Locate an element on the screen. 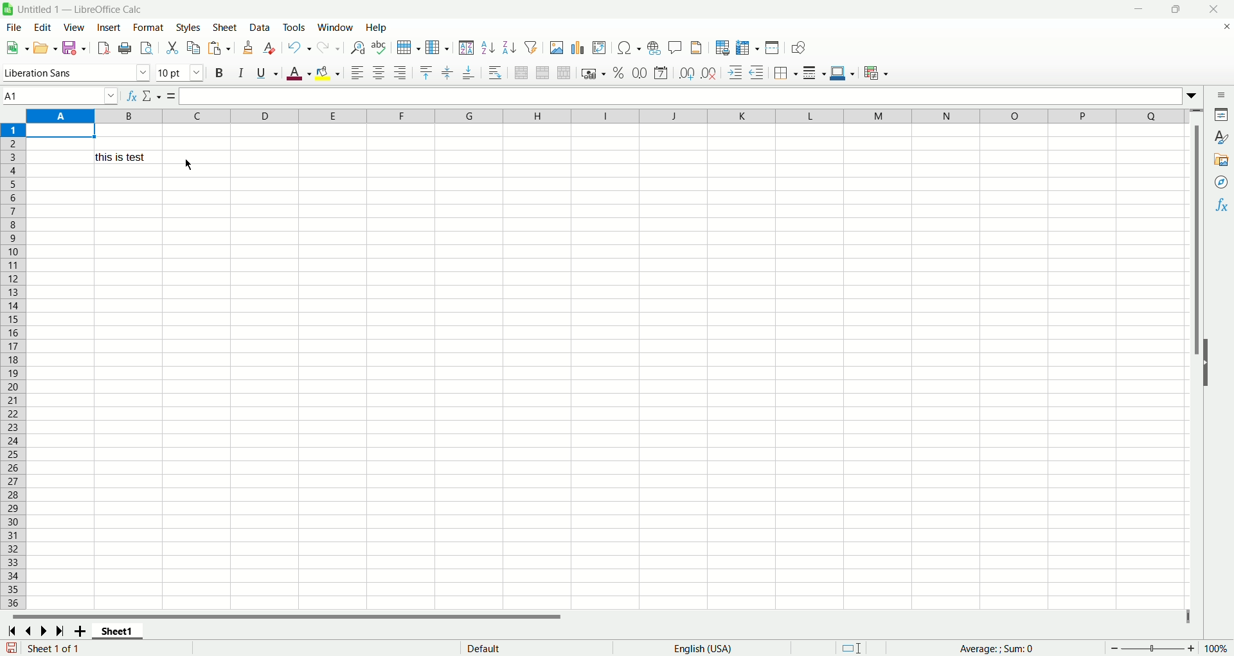 This screenshot has height=656, width=1234. siderbar settings is located at coordinates (1224, 96).